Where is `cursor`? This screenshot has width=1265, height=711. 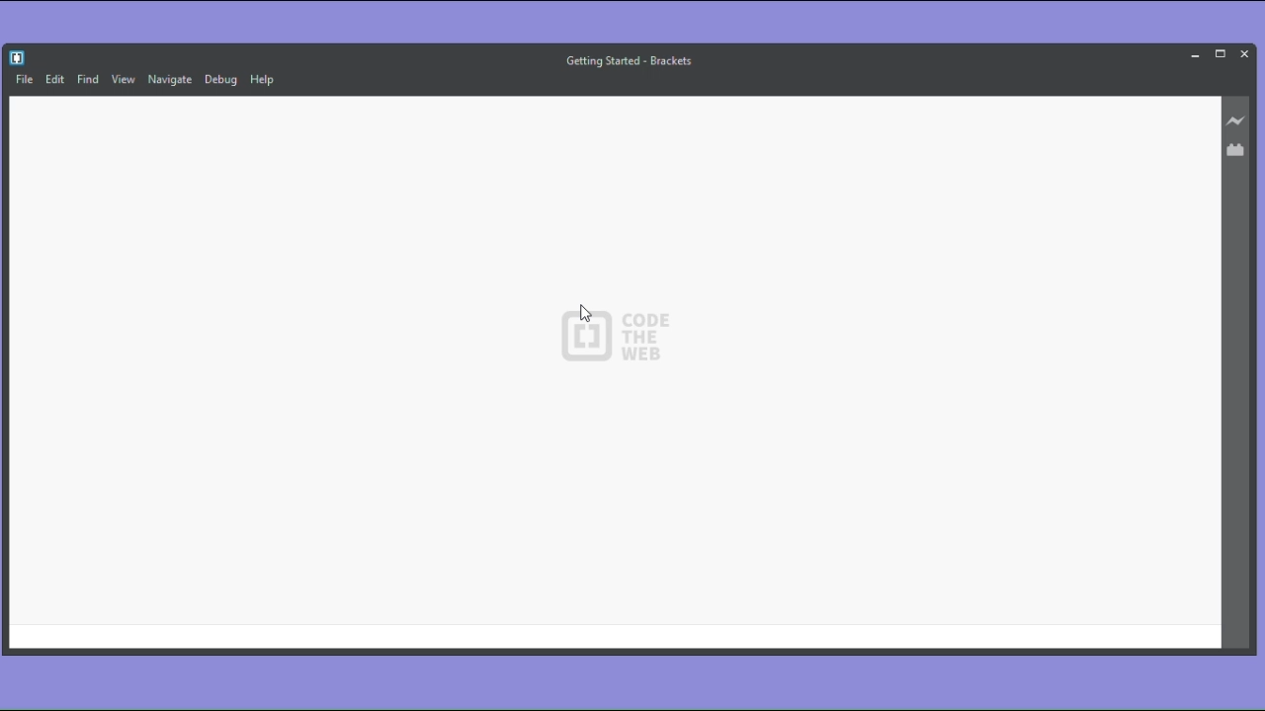 cursor is located at coordinates (587, 313).